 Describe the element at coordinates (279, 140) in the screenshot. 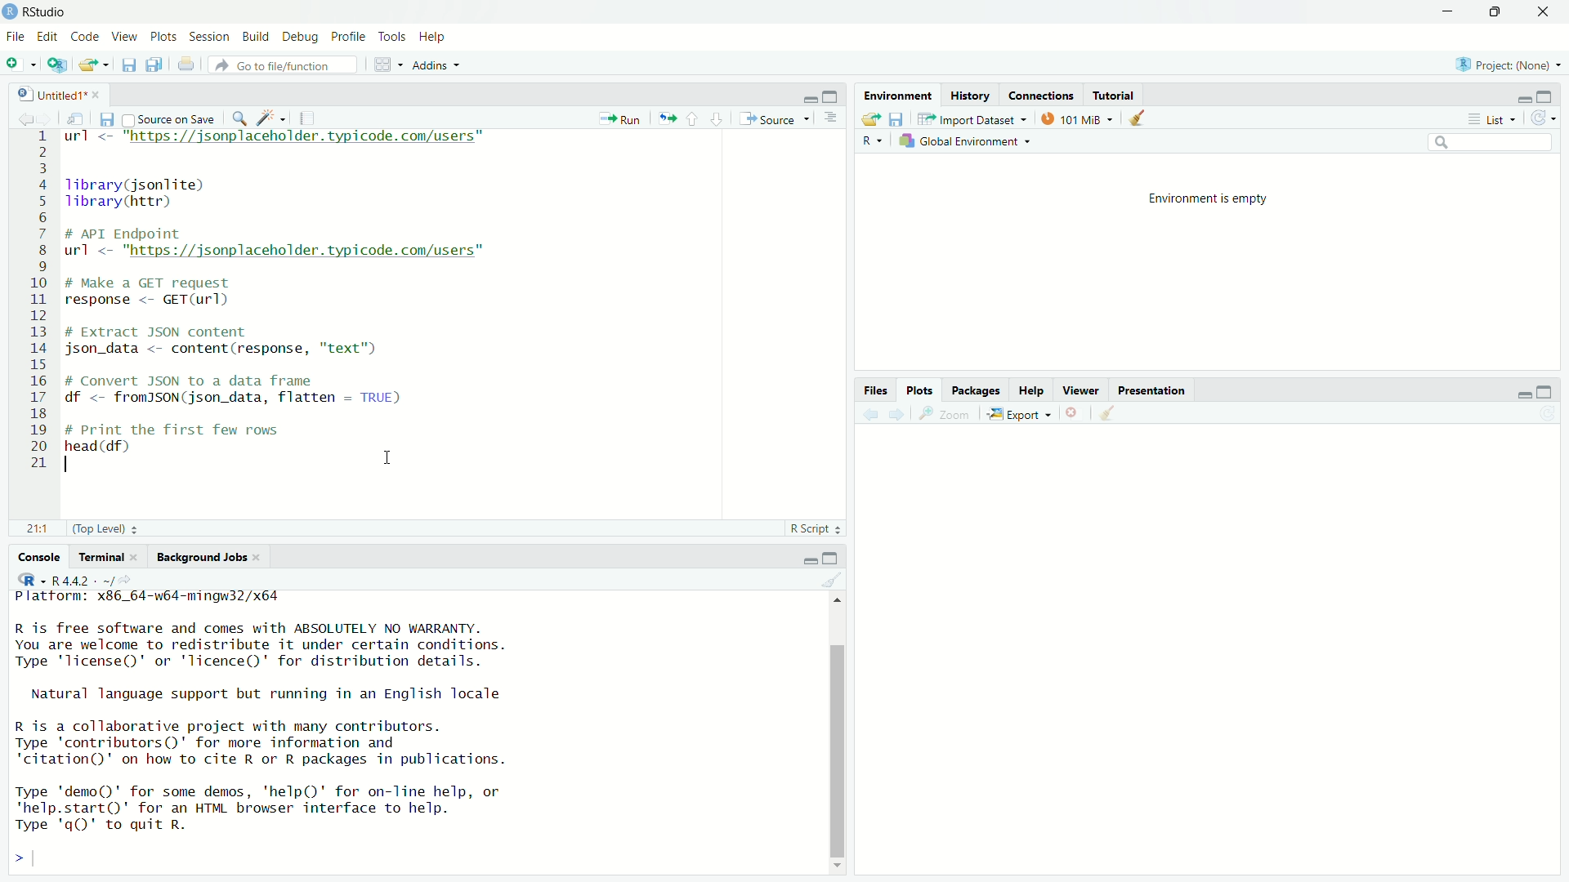

I see `url <- "https://jsonplaceholder.typicode.com/users` at that location.